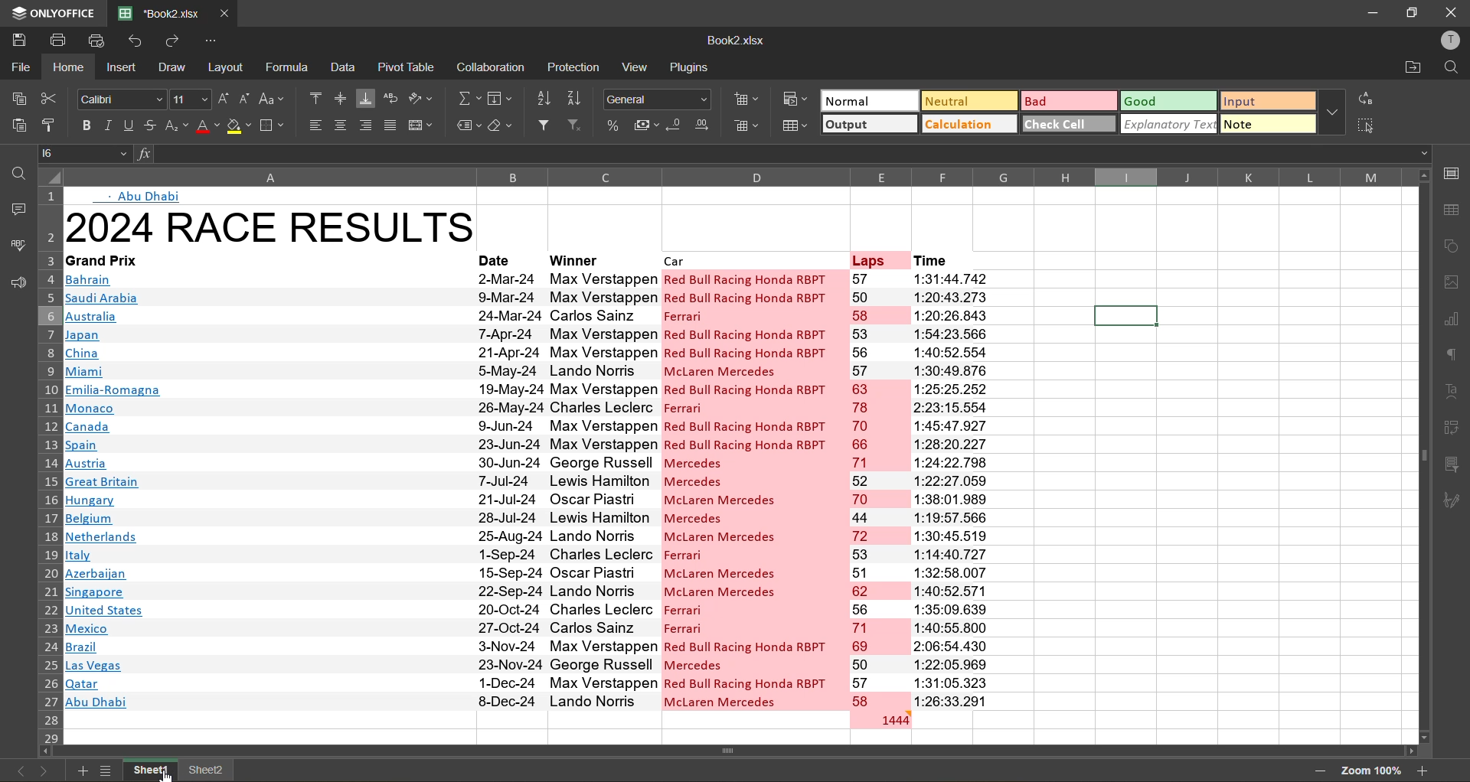 The width and height of the screenshot is (1470, 782). What do you see at coordinates (548, 100) in the screenshot?
I see `sort ascending ` at bounding box center [548, 100].